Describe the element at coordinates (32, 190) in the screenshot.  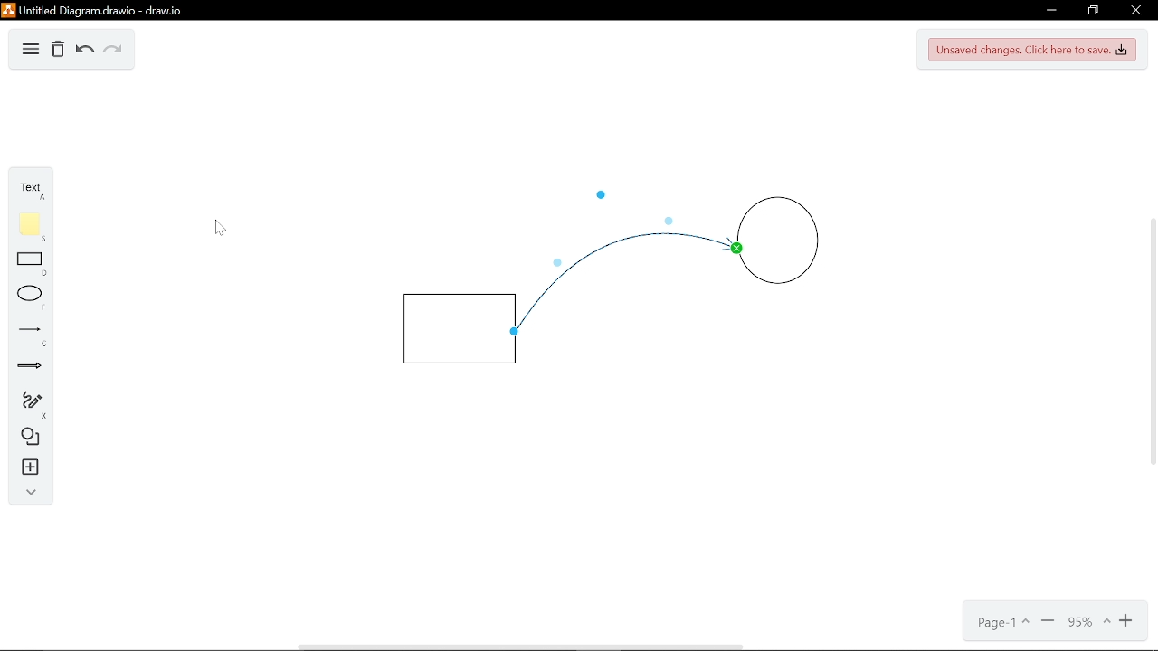
I see `Text` at that location.